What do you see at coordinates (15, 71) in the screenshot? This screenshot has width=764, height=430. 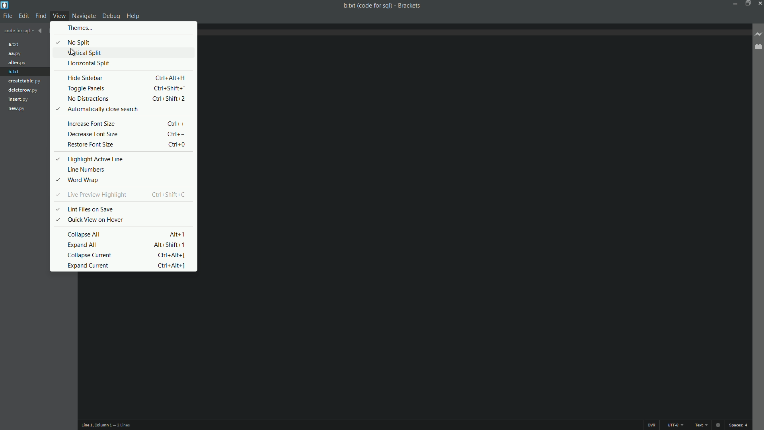 I see `b.txt` at bounding box center [15, 71].